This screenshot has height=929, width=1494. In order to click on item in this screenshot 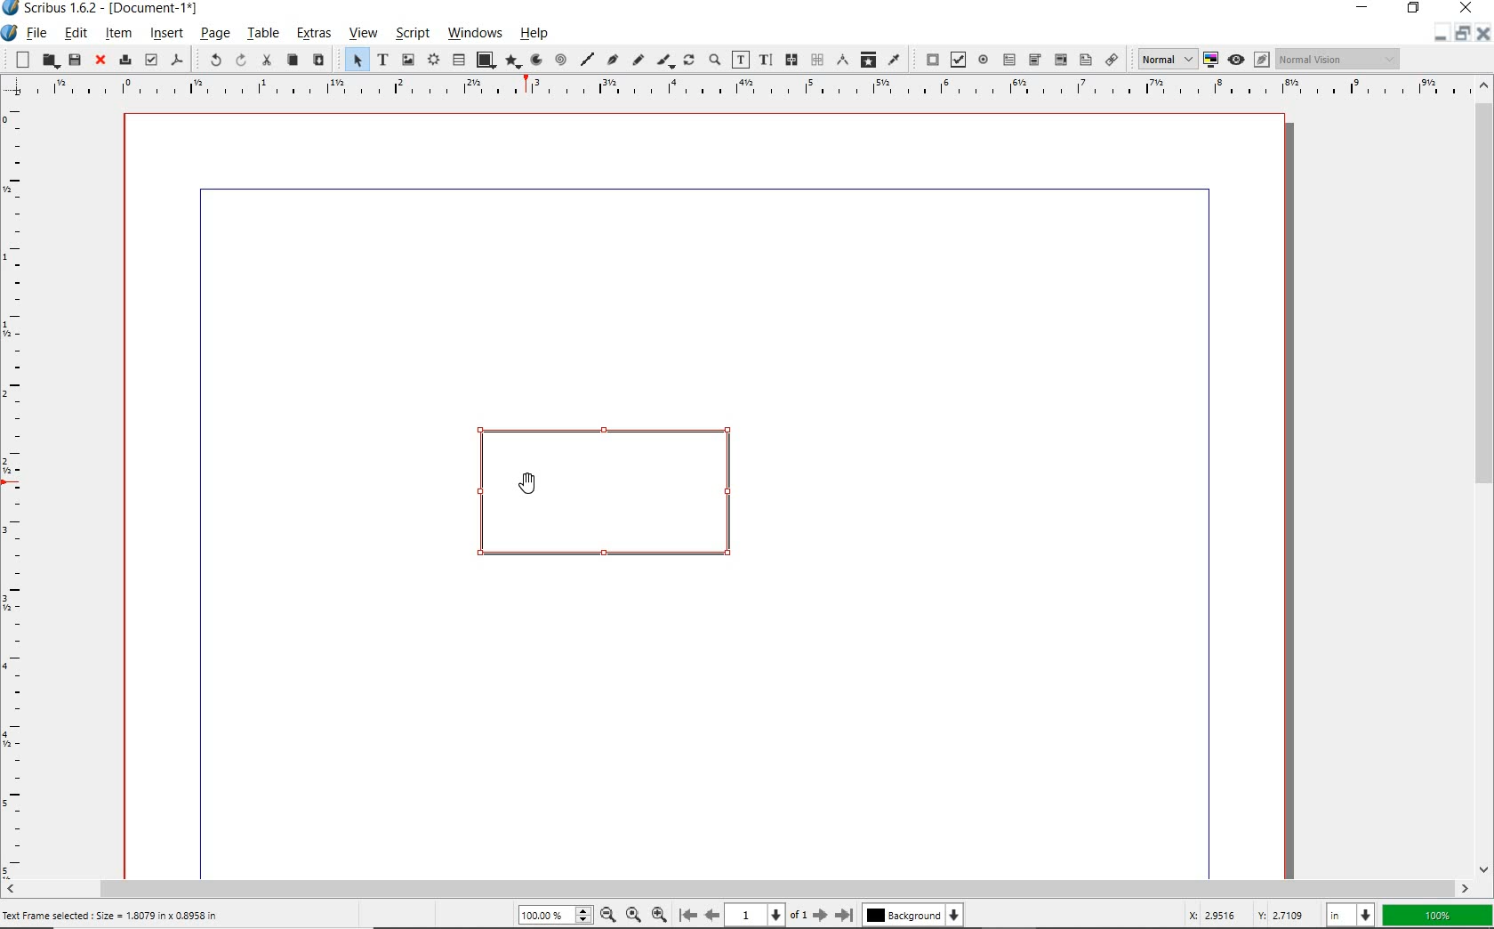, I will do `click(120, 36)`.